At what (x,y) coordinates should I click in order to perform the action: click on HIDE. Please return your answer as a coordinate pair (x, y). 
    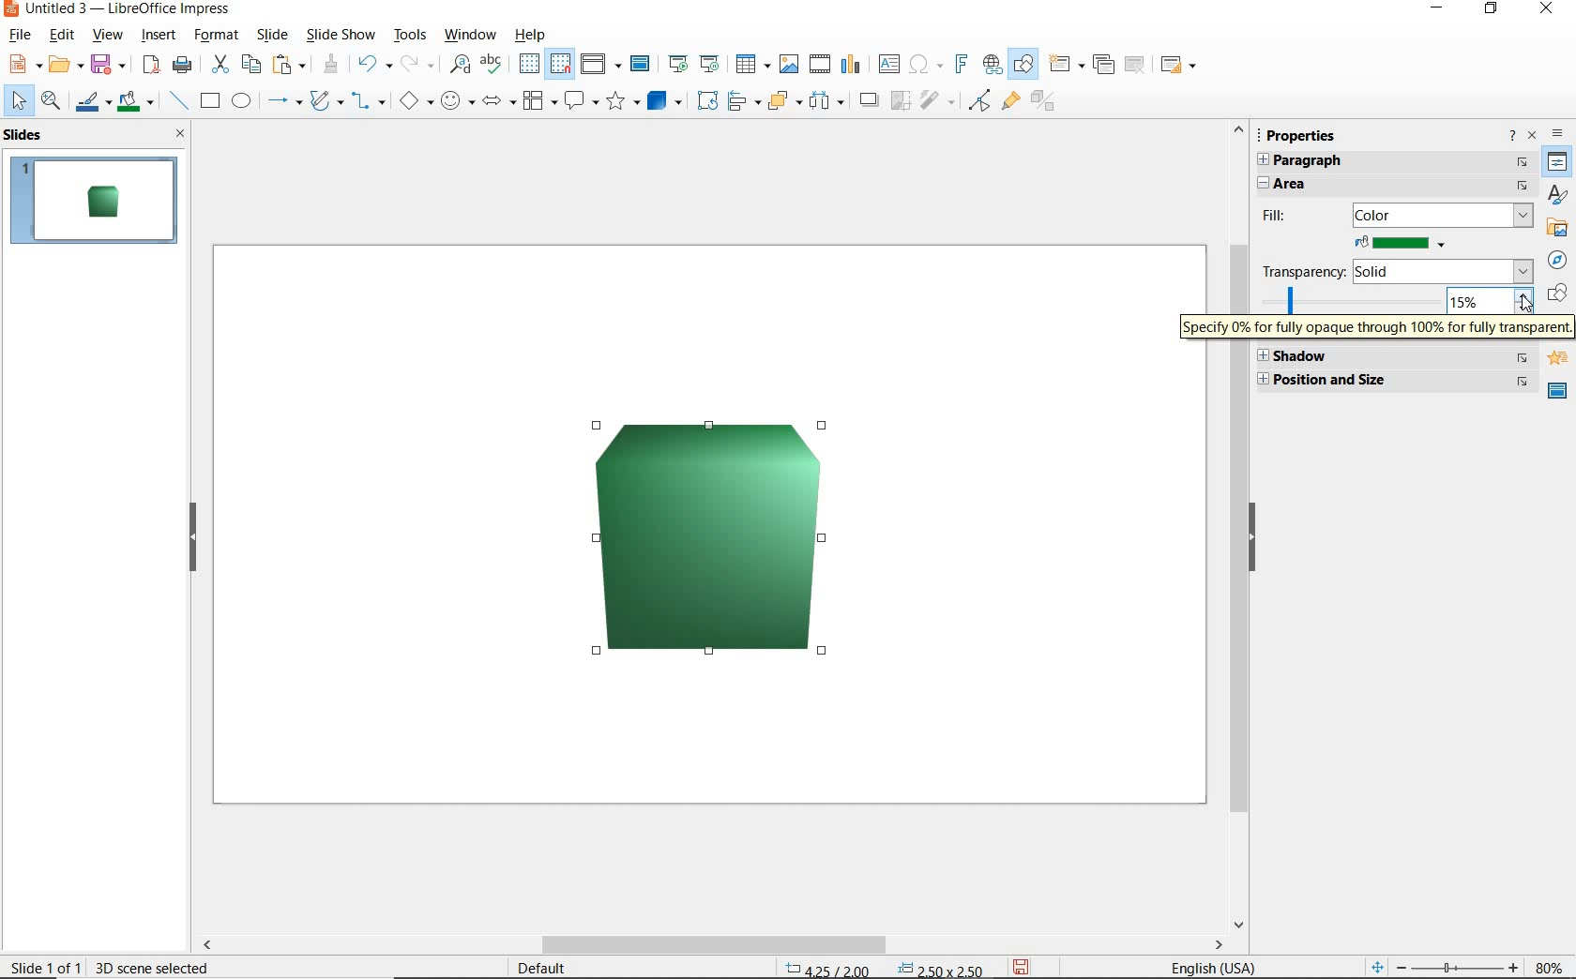
    Looking at the image, I should click on (1255, 540).